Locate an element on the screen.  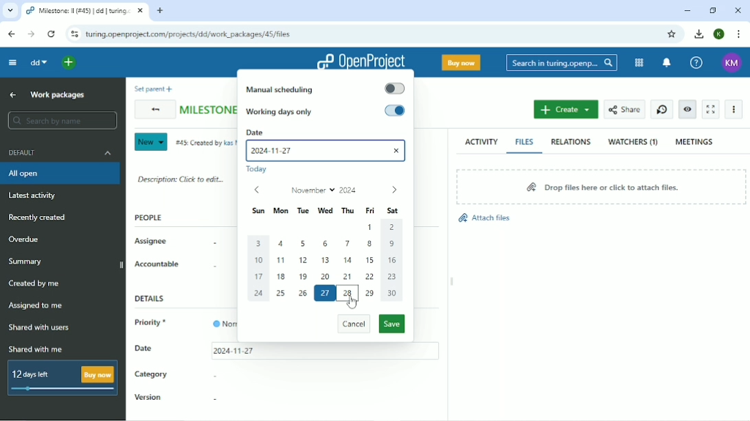
Current tab is located at coordinates (84, 11).